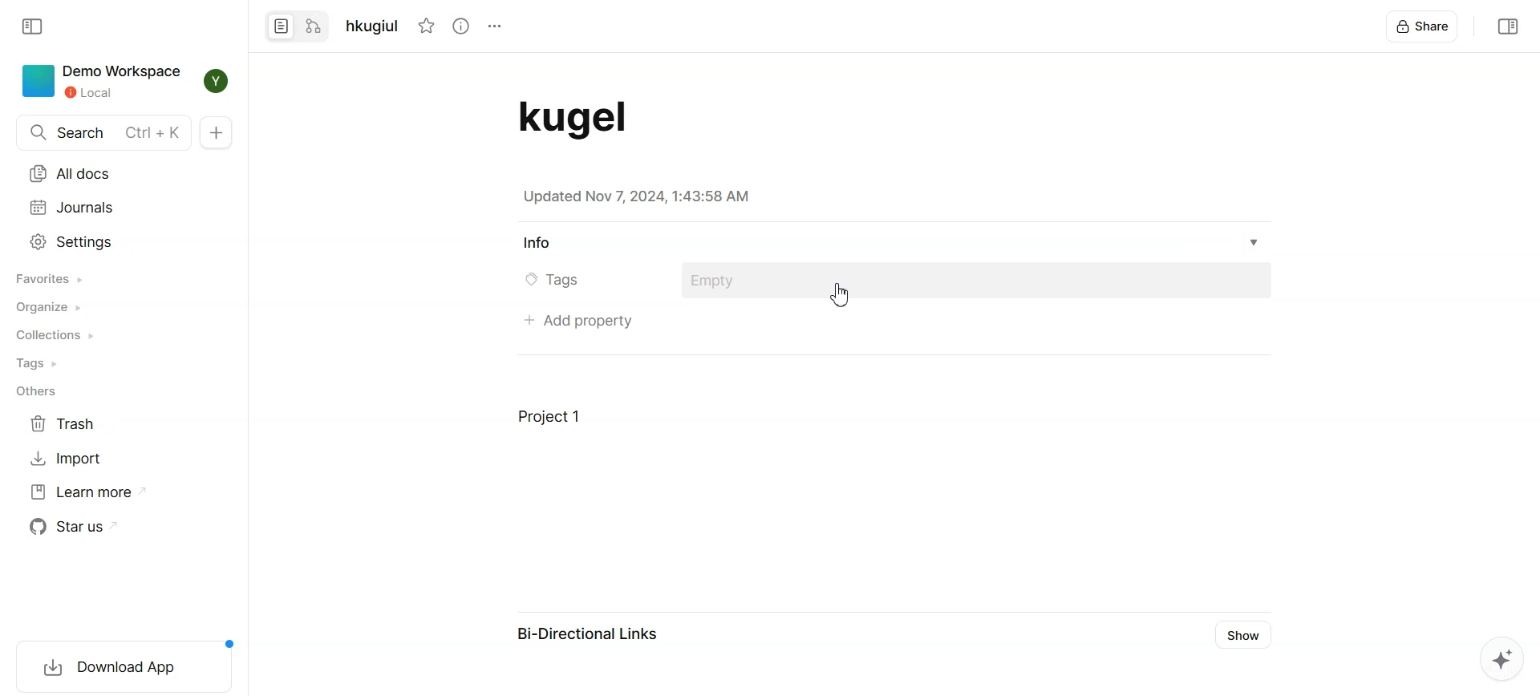 This screenshot has width=1540, height=696. I want to click on Empty, so click(723, 280).